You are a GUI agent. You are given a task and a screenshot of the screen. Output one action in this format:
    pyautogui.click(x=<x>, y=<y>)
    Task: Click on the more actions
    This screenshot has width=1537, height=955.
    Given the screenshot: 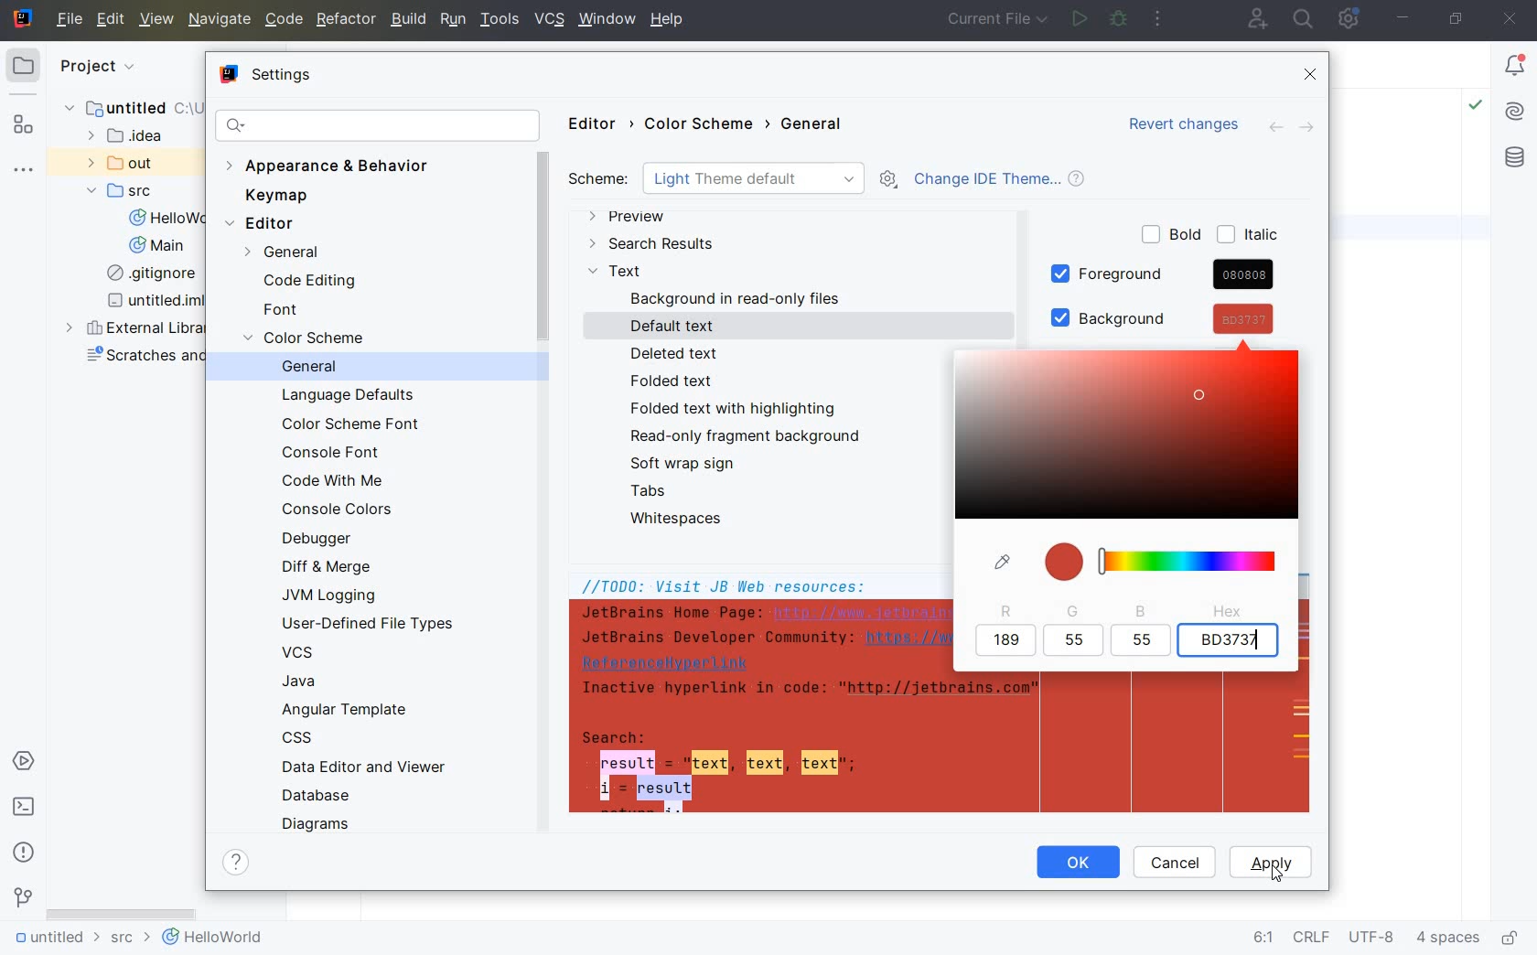 What is the action you would take?
    pyautogui.click(x=1160, y=17)
    